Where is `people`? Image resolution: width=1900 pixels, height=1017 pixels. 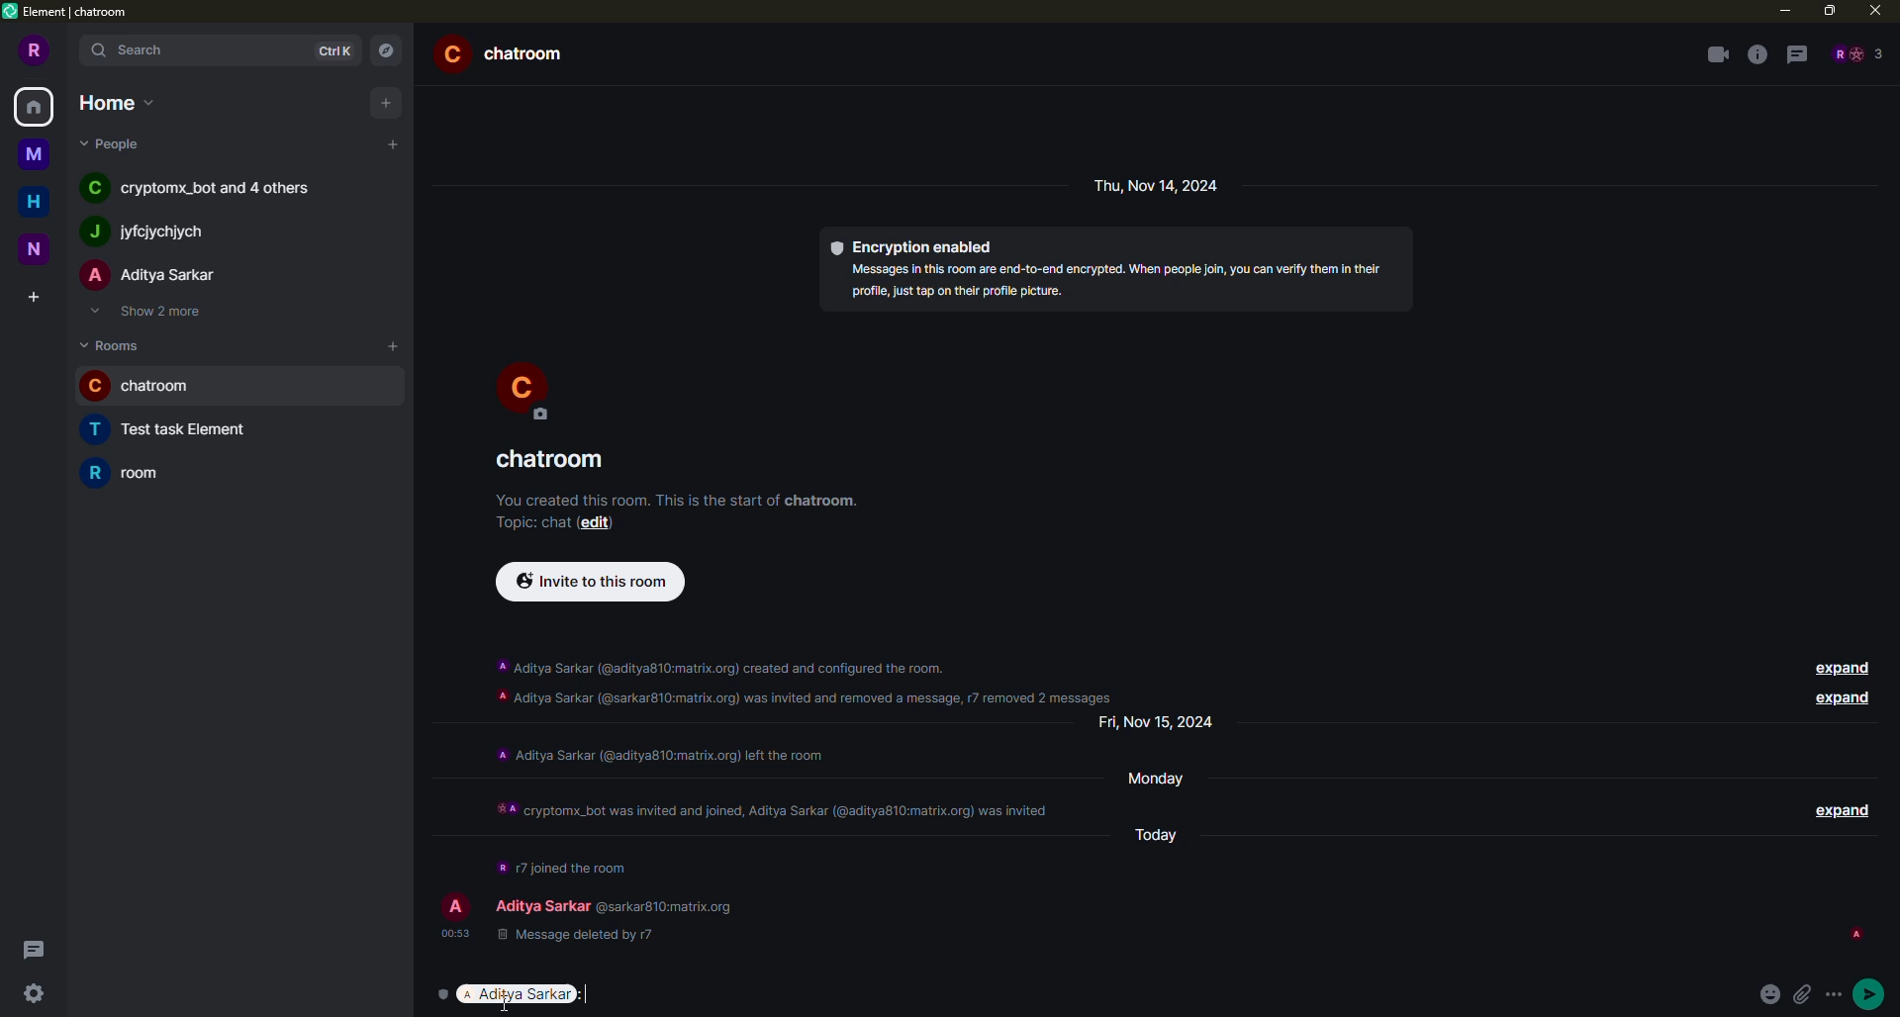
people is located at coordinates (152, 276).